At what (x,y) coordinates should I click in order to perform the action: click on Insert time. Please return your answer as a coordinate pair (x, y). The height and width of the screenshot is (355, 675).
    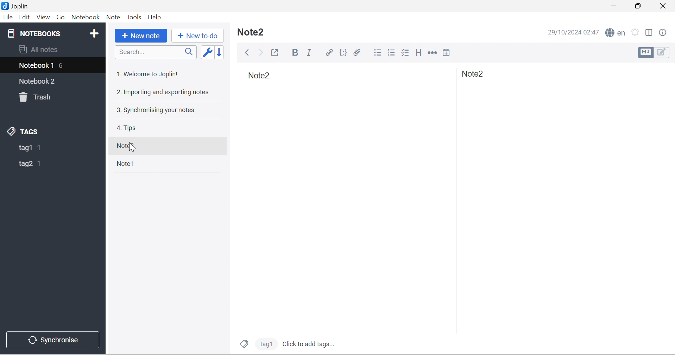
    Looking at the image, I should click on (447, 52).